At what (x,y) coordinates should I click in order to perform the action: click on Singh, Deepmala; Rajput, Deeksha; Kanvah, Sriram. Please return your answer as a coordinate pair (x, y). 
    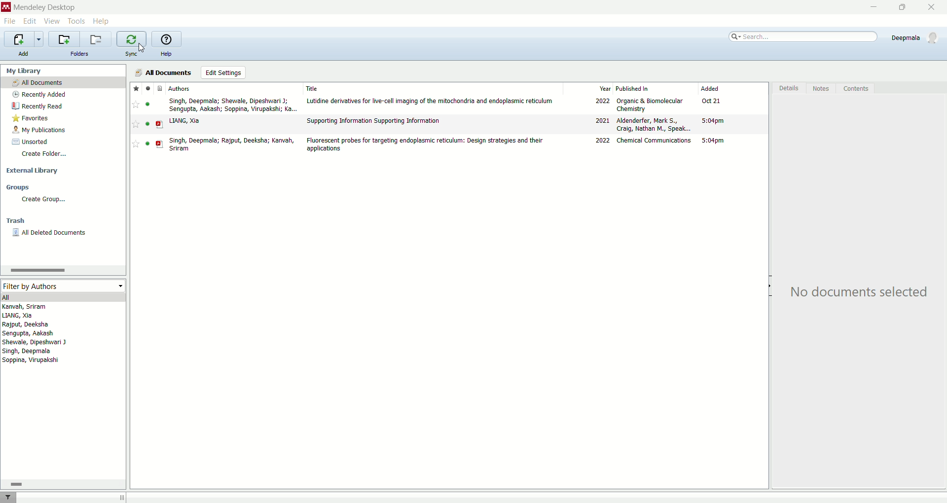
    Looking at the image, I should click on (233, 144).